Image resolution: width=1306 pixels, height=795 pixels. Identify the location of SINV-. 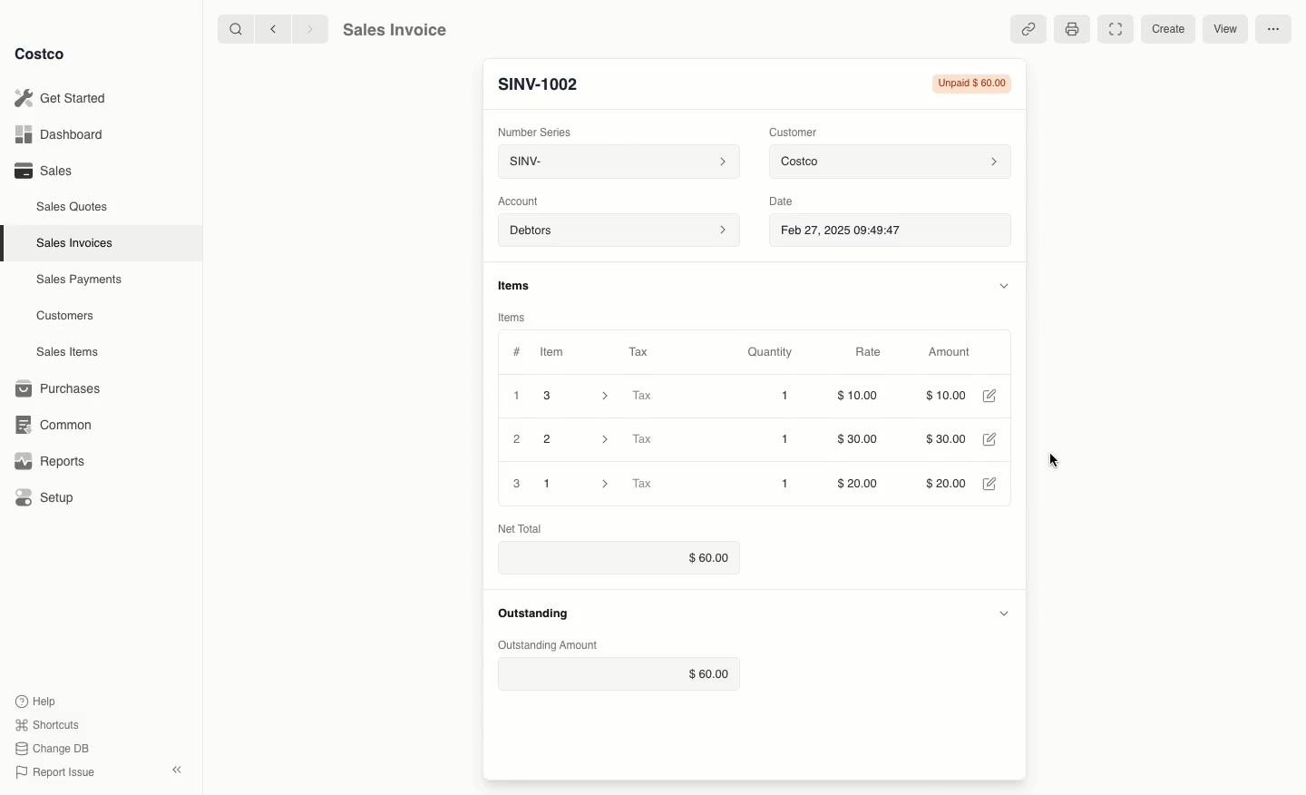
(613, 163).